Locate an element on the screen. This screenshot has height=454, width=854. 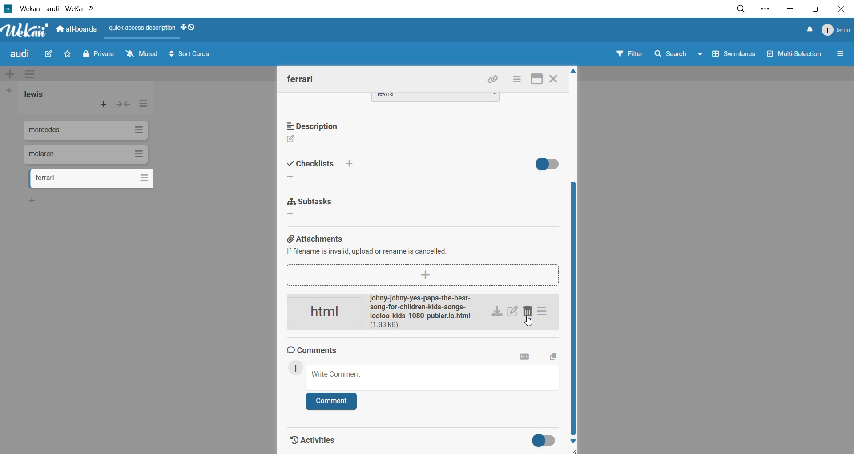
attachments is located at coordinates (419, 248).